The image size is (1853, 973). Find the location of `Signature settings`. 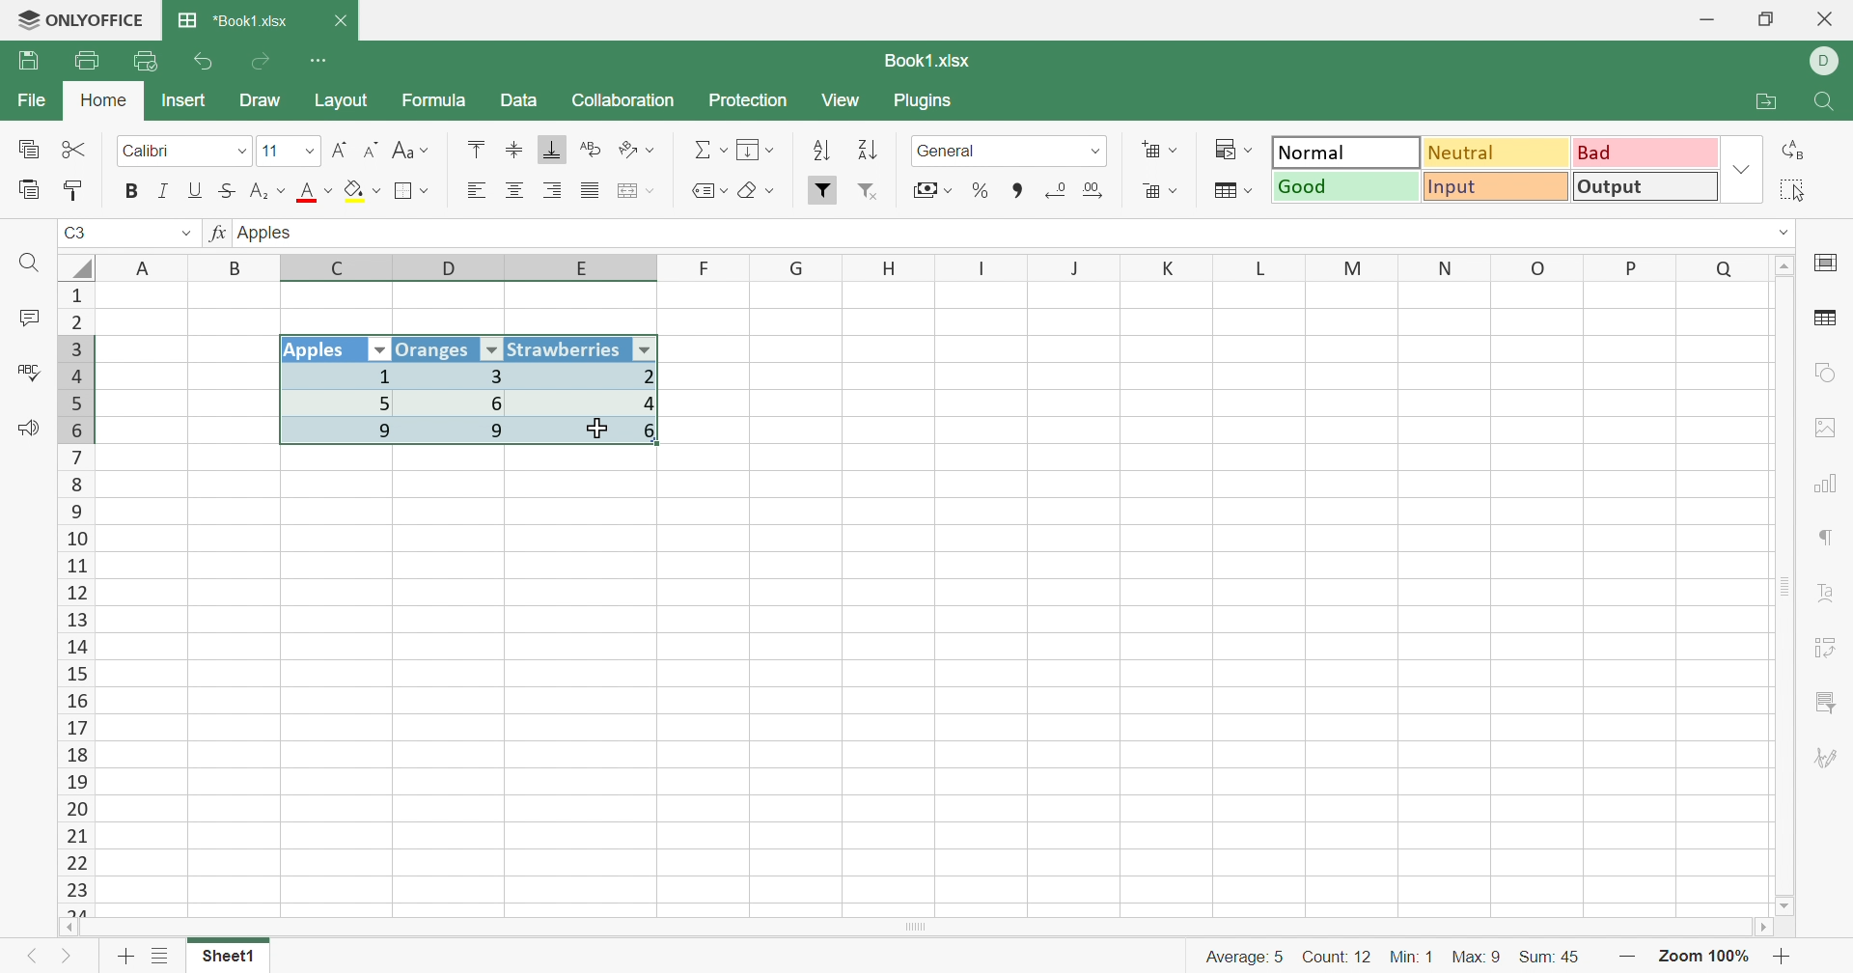

Signature settings is located at coordinates (1826, 759).